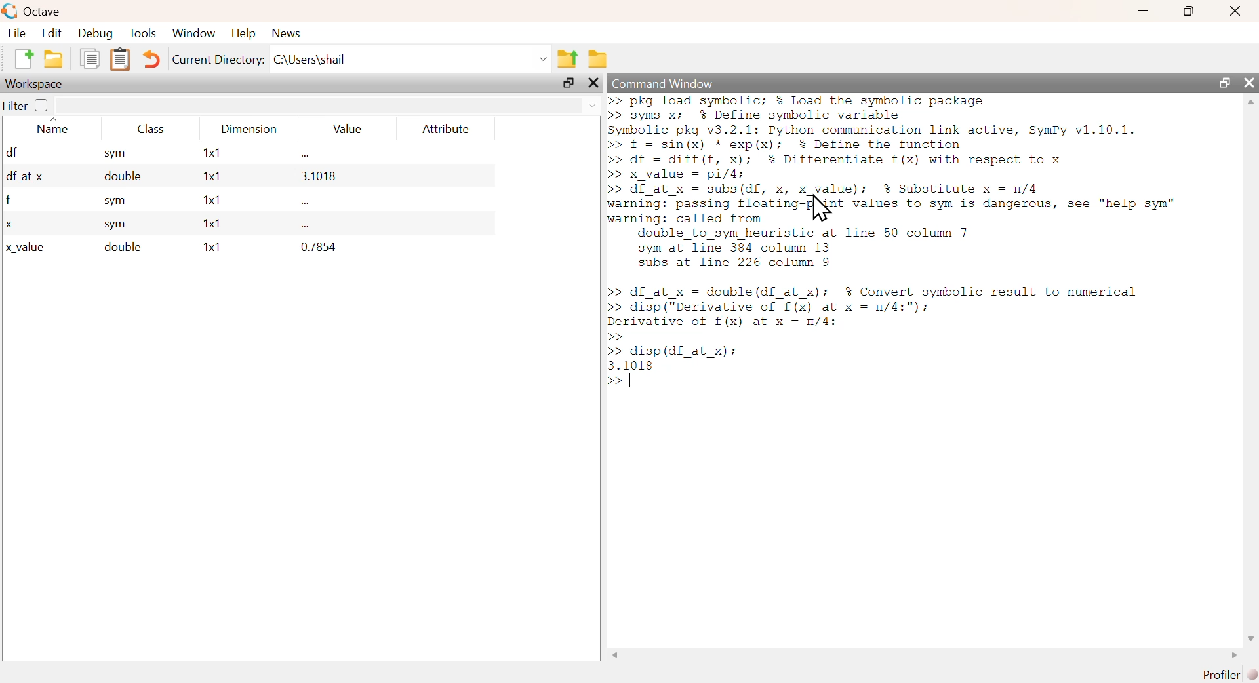 This screenshot has height=683, width=1259. What do you see at coordinates (218, 59) in the screenshot?
I see `Current Directory:` at bounding box center [218, 59].